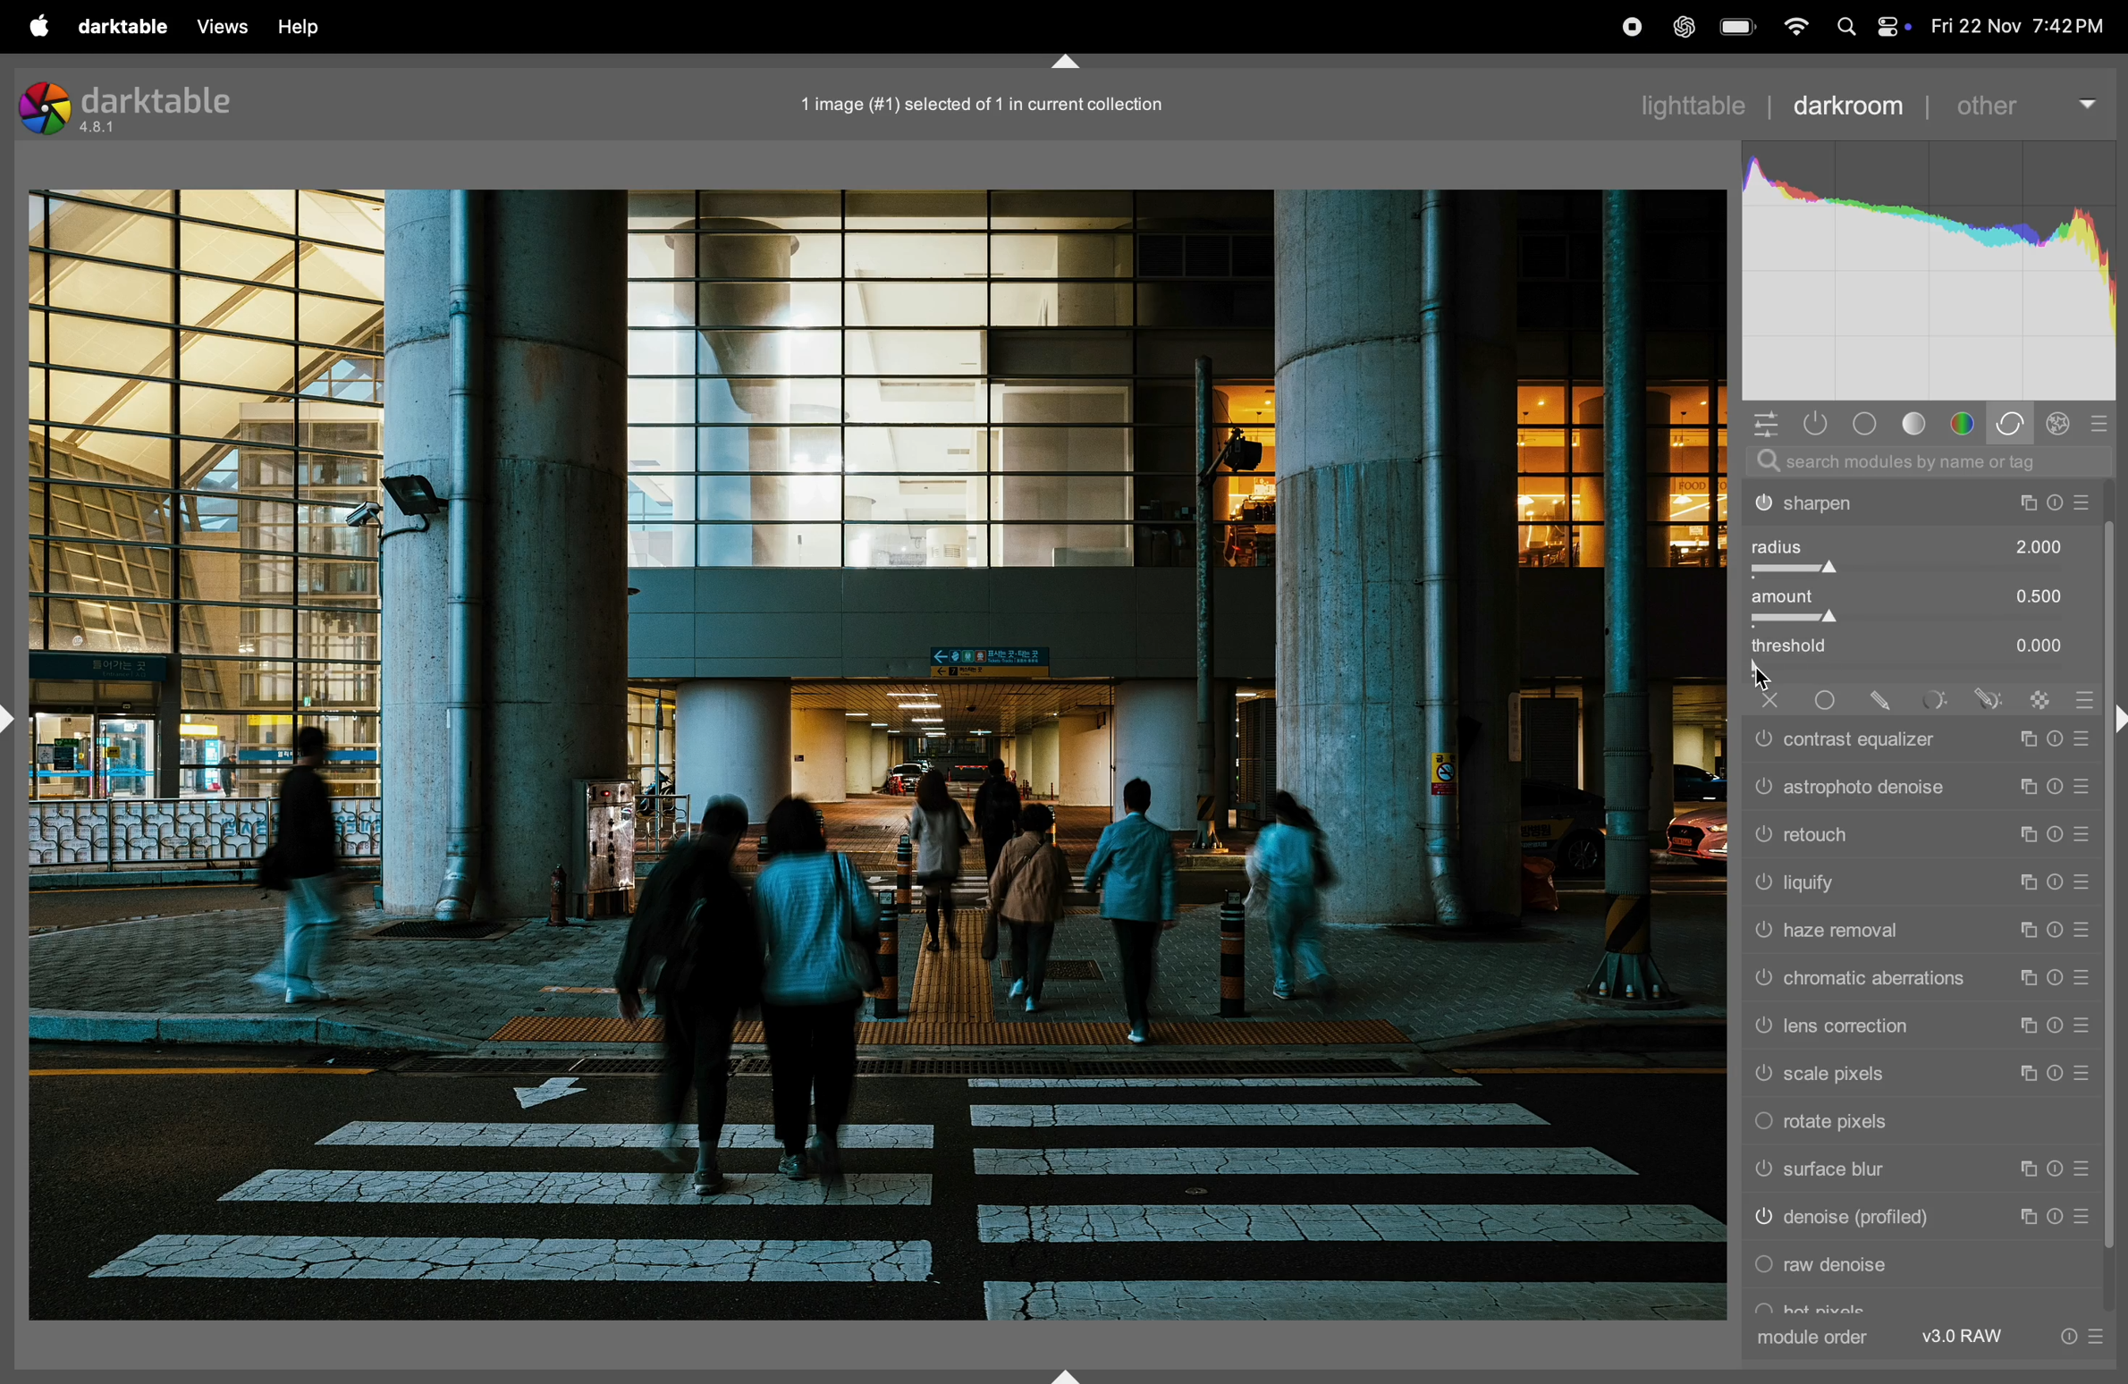 The width and height of the screenshot is (2128, 1384). I want to click on liquify, so click(1922, 882).